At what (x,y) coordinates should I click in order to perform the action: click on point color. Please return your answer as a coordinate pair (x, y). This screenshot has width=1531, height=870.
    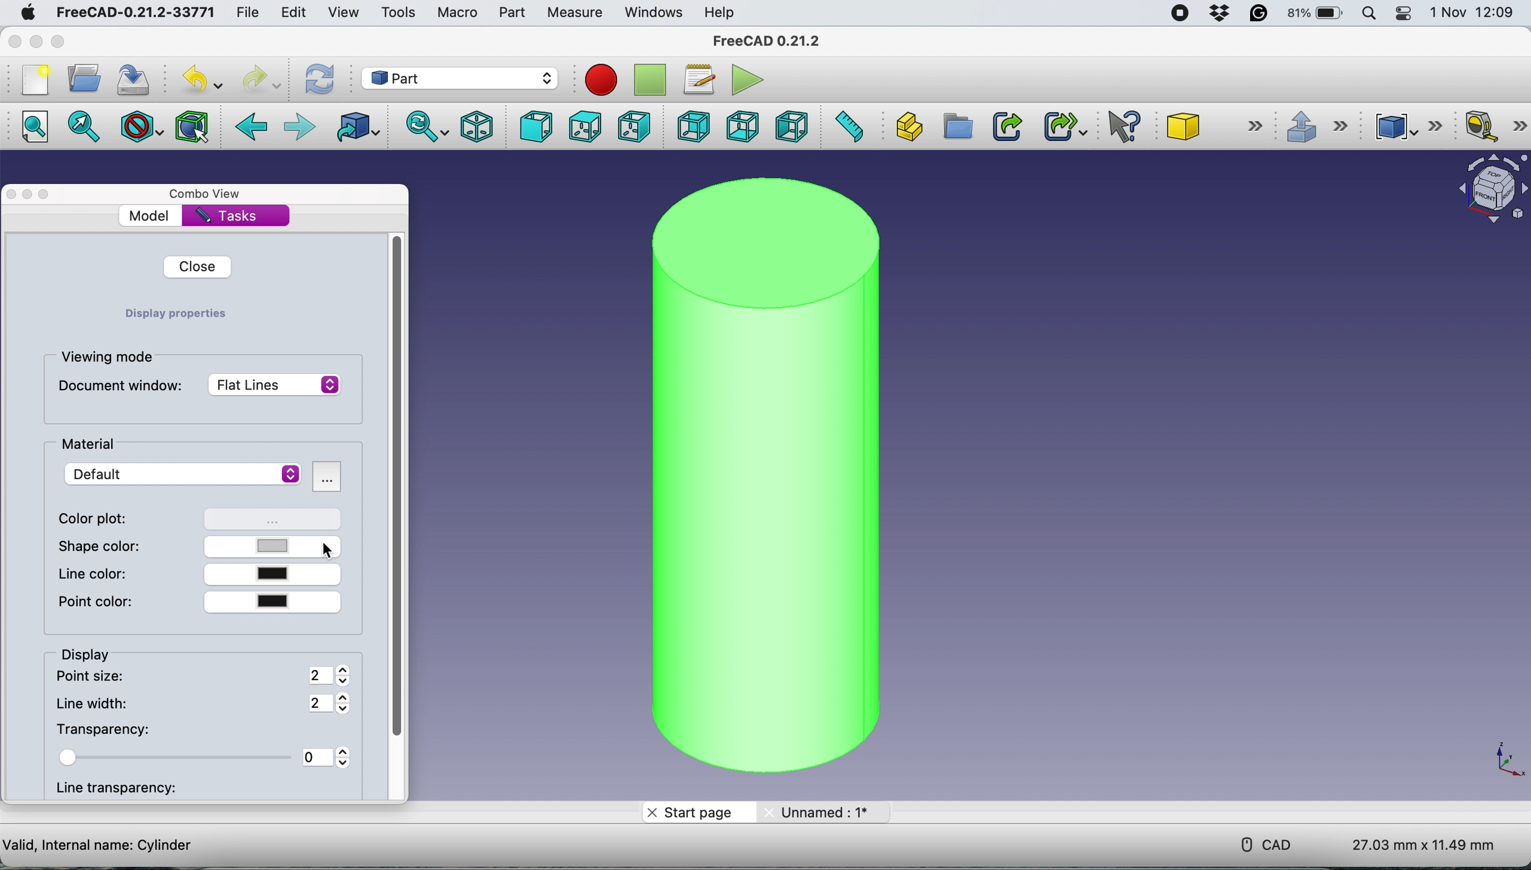
    Looking at the image, I should click on (197, 602).